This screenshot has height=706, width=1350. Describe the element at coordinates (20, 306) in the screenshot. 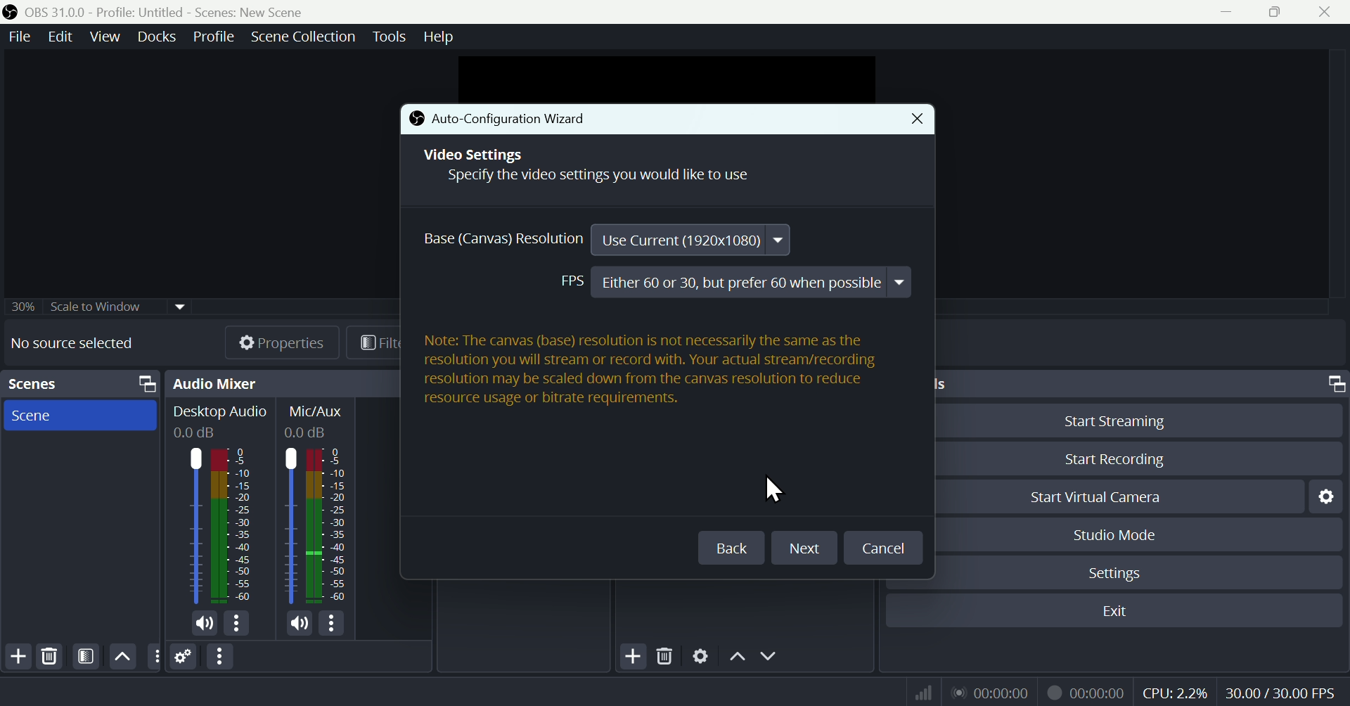

I see `30%` at that location.